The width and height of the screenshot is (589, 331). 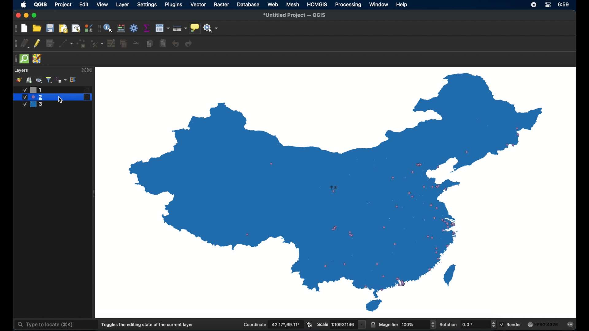 I want to click on coordinate, so click(x=272, y=325).